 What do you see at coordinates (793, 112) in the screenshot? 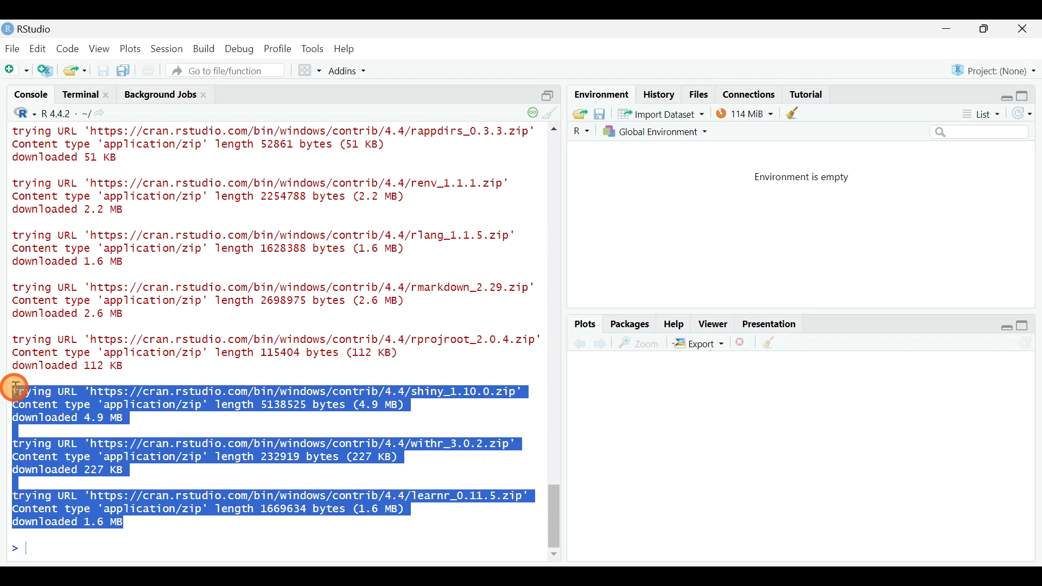
I see `clear objects from the workspace` at bounding box center [793, 112].